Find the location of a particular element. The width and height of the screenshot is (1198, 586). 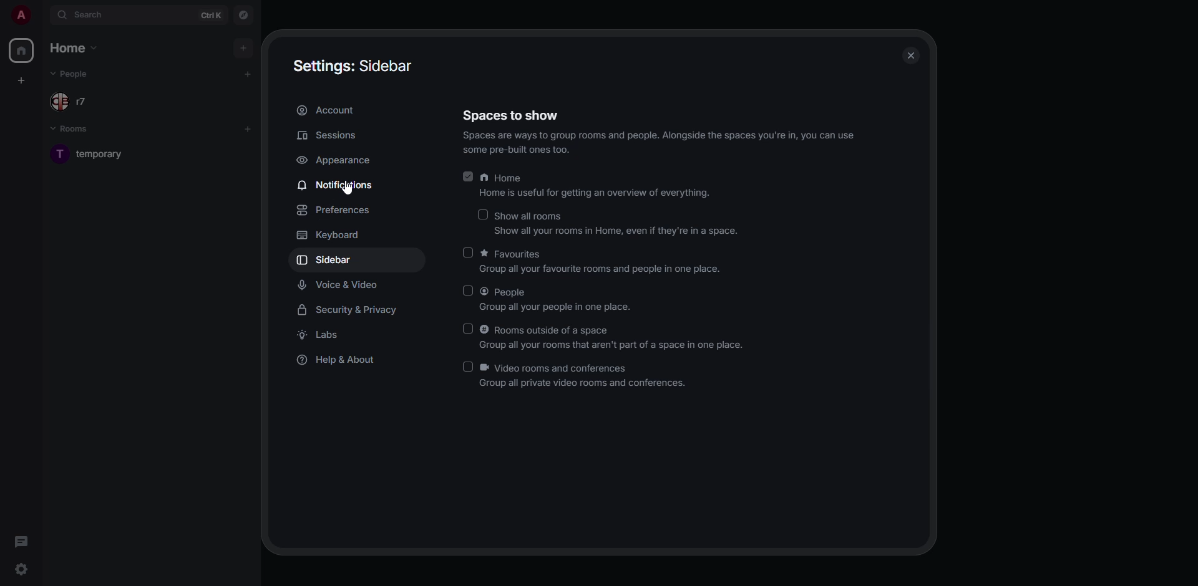

sidebar is located at coordinates (330, 259).